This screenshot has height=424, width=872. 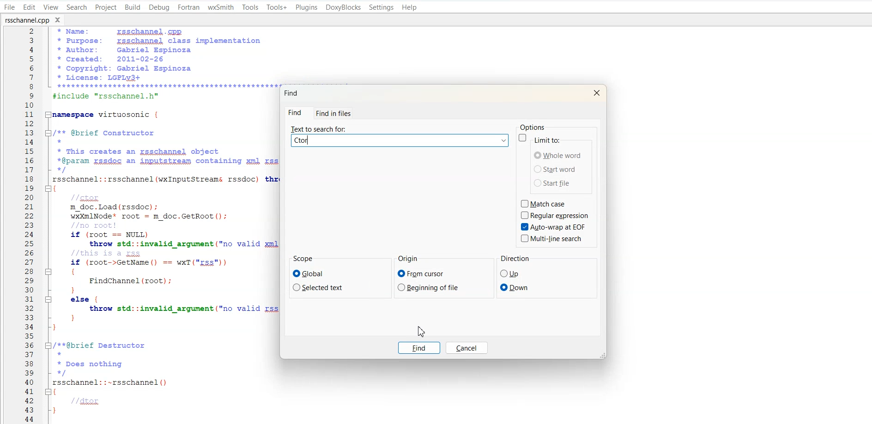 I want to click on Direction, so click(x=515, y=259).